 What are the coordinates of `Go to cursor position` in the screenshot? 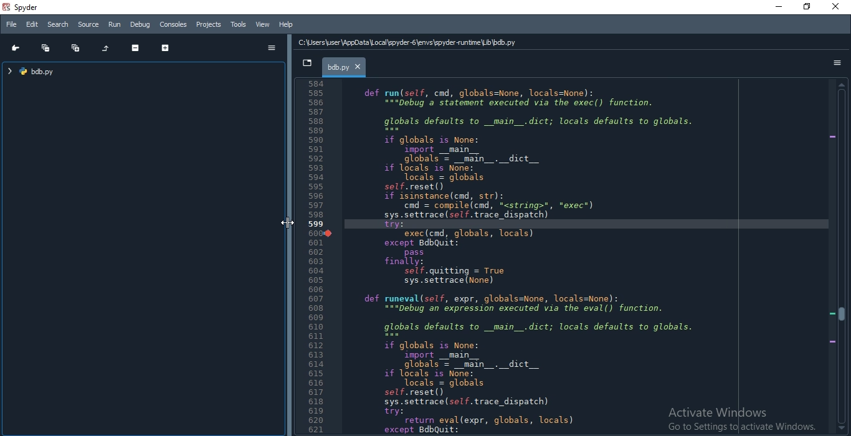 It's located at (16, 48).